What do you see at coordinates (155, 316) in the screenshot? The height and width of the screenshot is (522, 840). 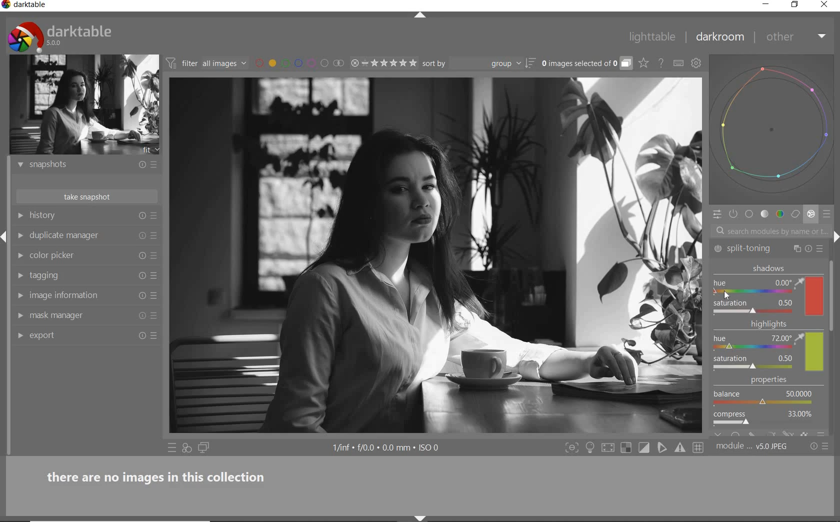 I see `preset and preferences` at bounding box center [155, 316].